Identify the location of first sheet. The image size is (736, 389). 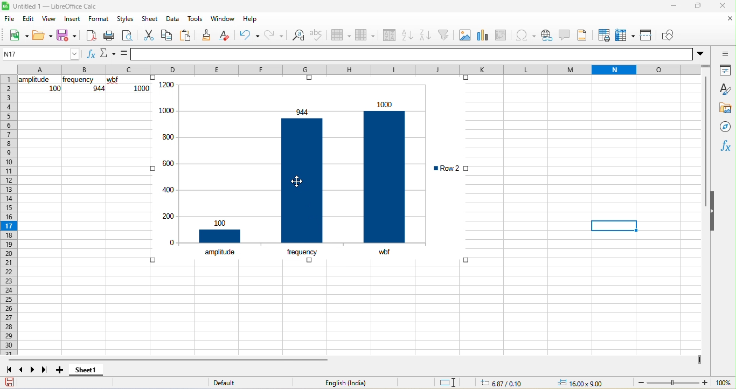
(9, 370).